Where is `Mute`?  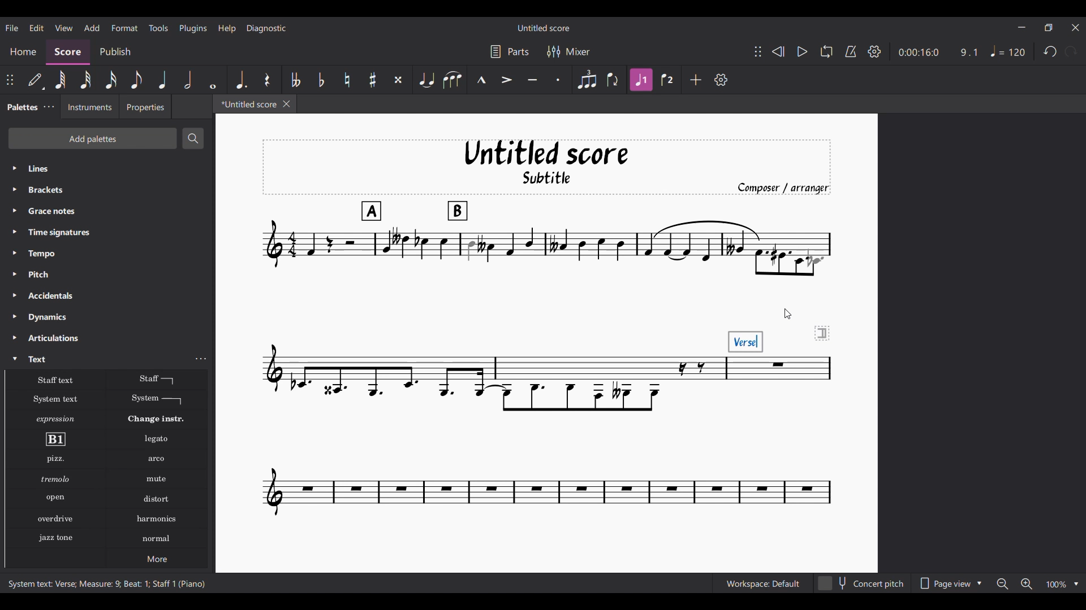
Mute is located at coordinates (157, 479).